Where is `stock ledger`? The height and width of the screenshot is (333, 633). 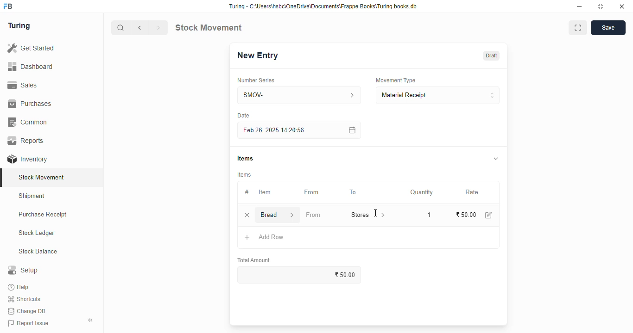
stock ledger is located at coordinates (37, 233).